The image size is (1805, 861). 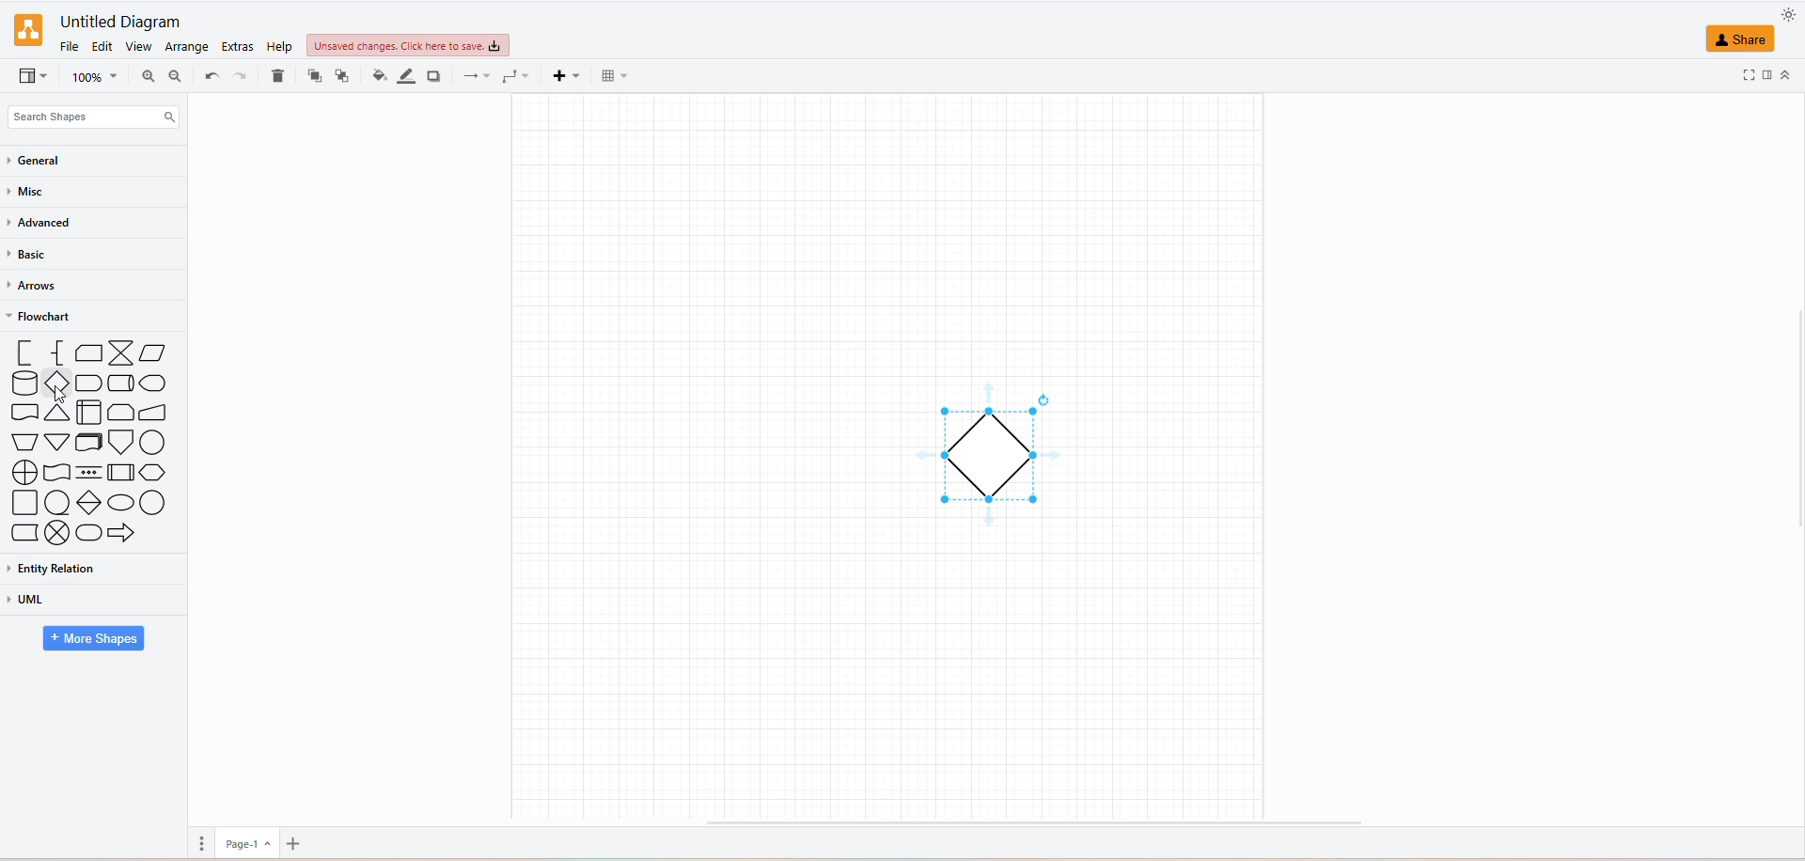 I want to click on MISC, so click(x=30, y=191).